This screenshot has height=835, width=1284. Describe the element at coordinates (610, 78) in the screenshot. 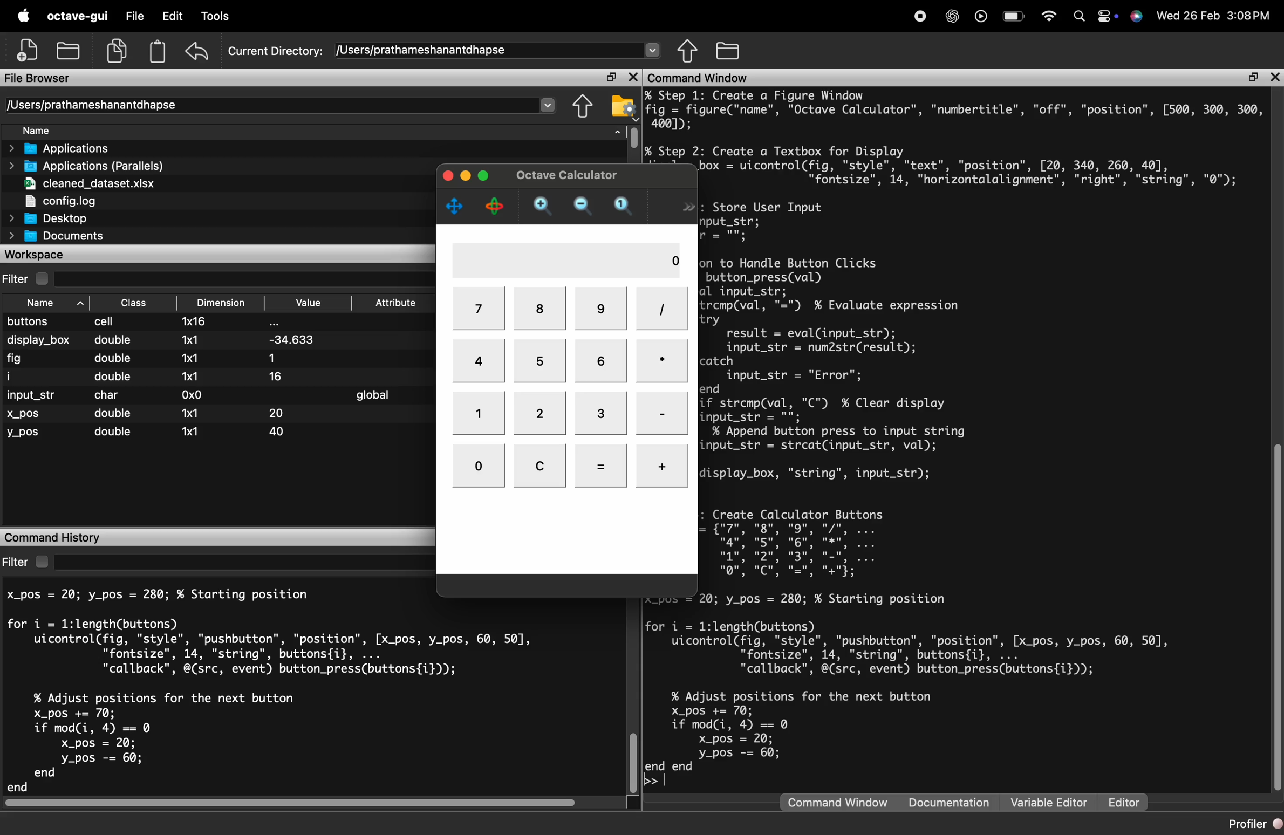

I see `maximize` at that location.